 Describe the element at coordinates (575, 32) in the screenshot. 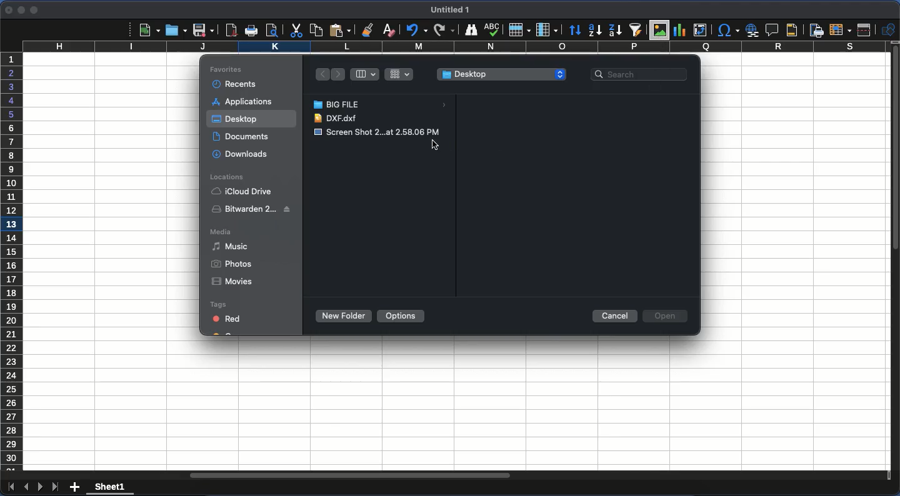

I see `sort` at that location.